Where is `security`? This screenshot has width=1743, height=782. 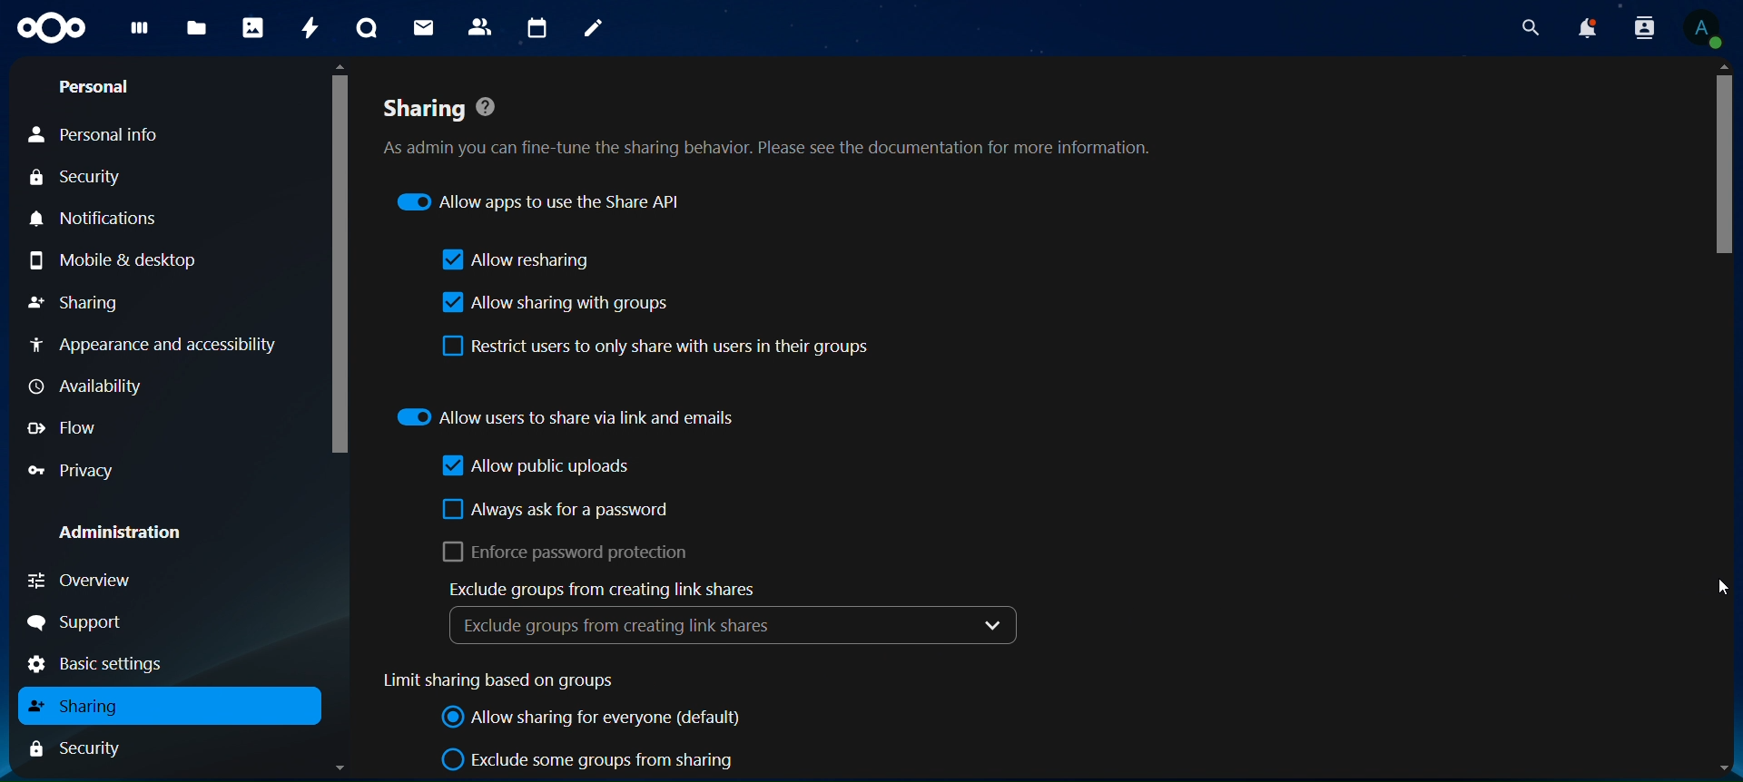 security is located at coordinates (77, 178).